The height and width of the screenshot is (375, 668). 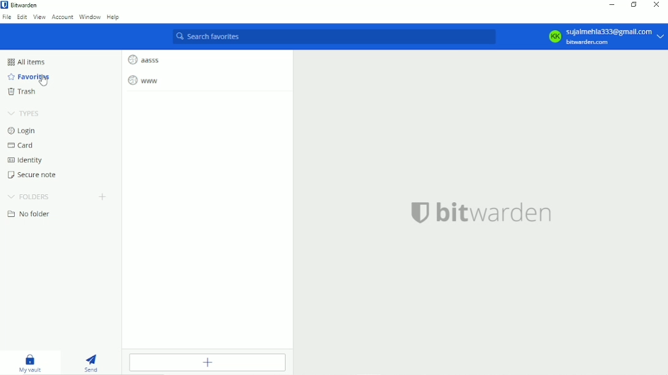 What do you see at coordinates (144, 59) in the screenshot?
I see `aasss` at bounding box center [144, 59].